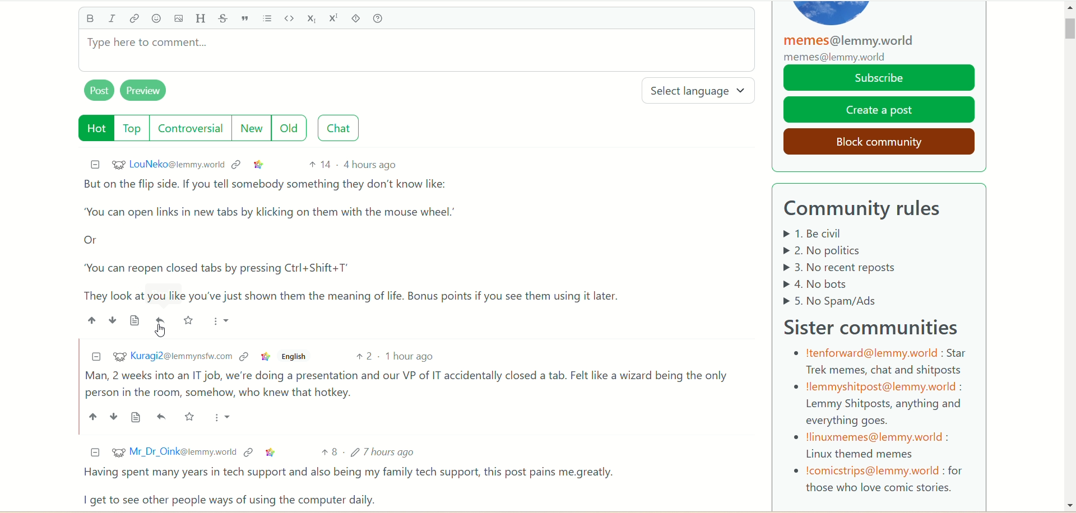 The width and height of the screenshot is (1076, 513). Describe the element at coordinates (169, 357) in the screenshot. I see `username` at that location.